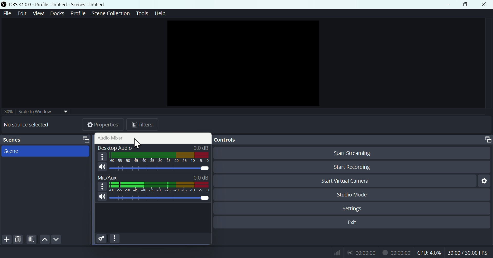  I want to click on Fil, so click(141, 125).